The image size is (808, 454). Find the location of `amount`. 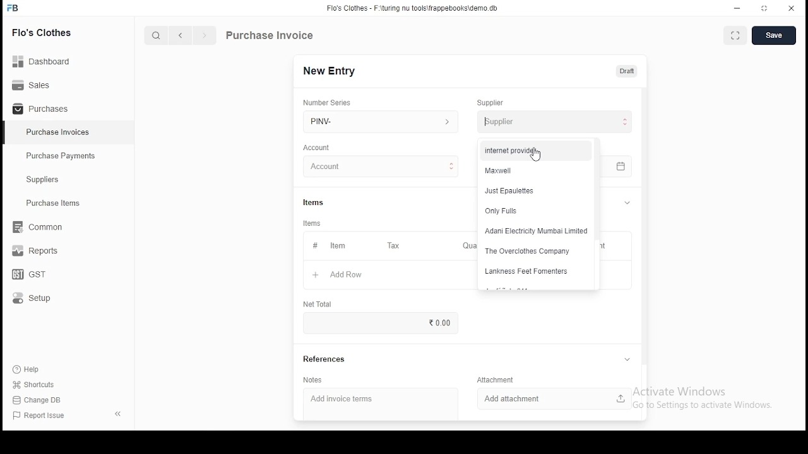

amount is located at coordinates (674, 284).